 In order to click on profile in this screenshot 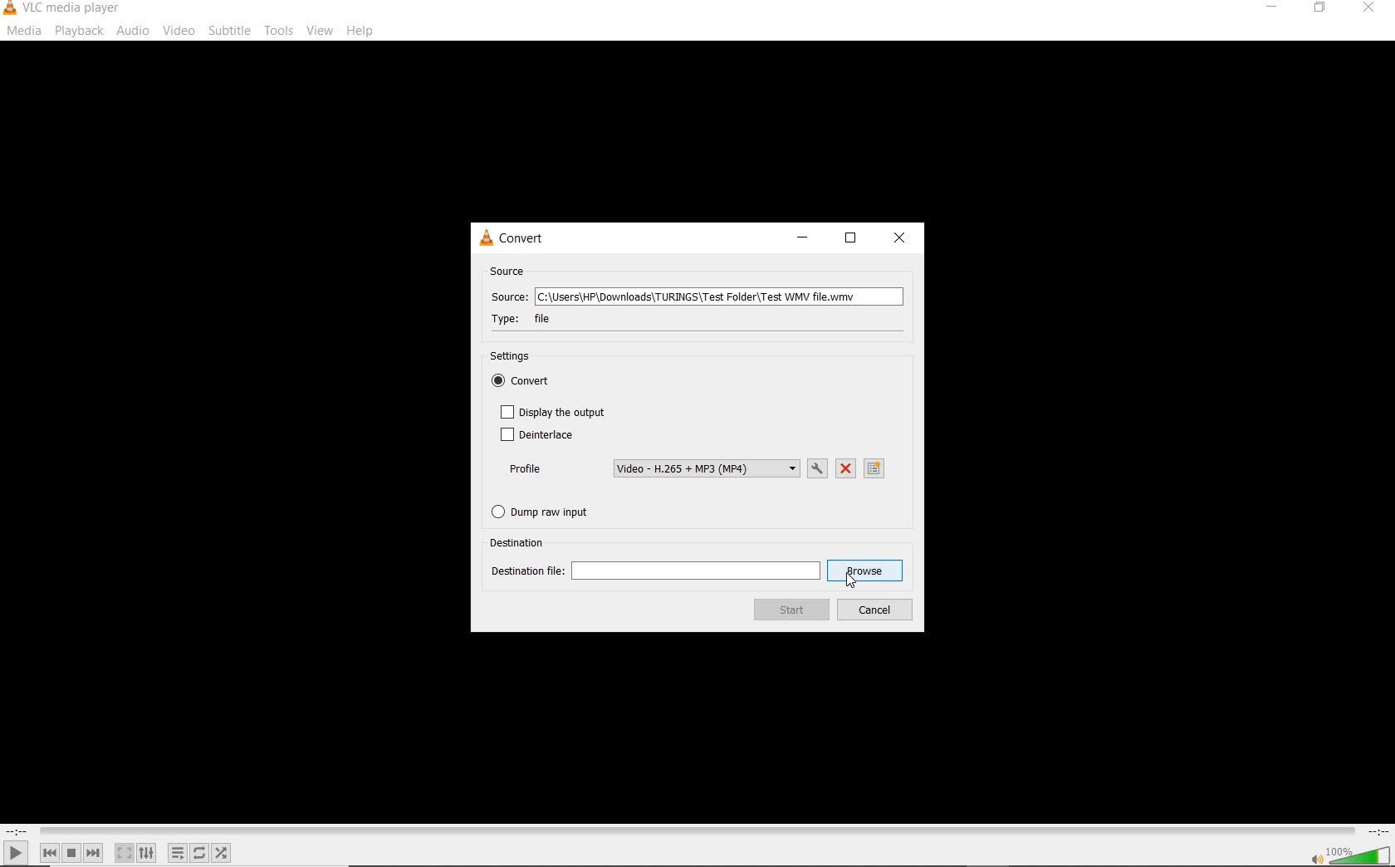, I will do `click(525, 469)`.